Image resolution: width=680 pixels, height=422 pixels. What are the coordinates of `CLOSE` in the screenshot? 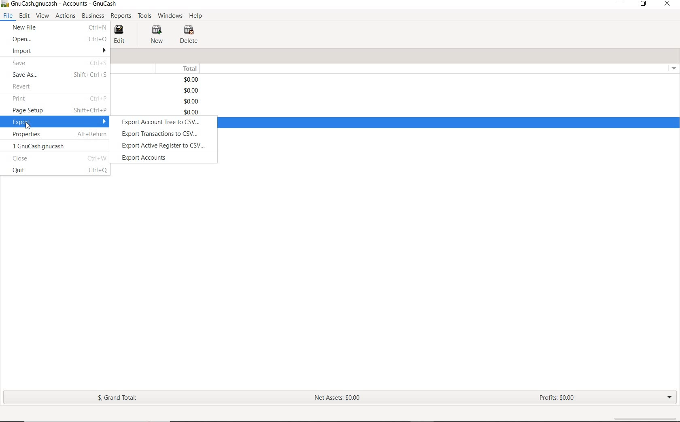 It's located at (667, 4).